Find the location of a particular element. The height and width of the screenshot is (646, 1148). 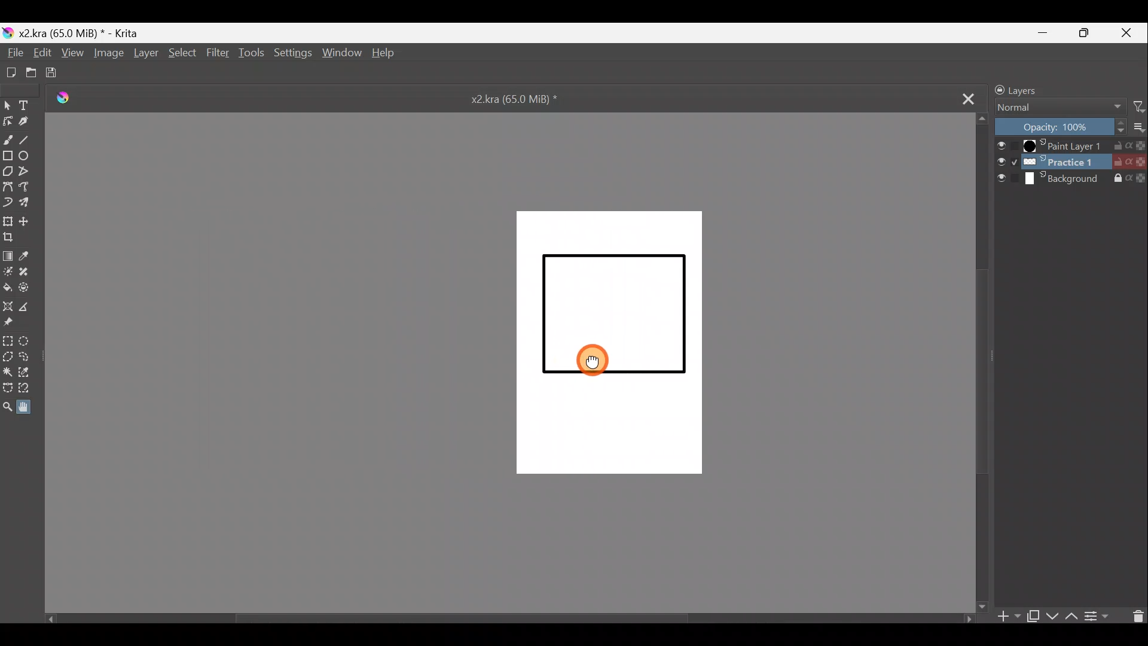

Layer is located at coordinates (145, 56).